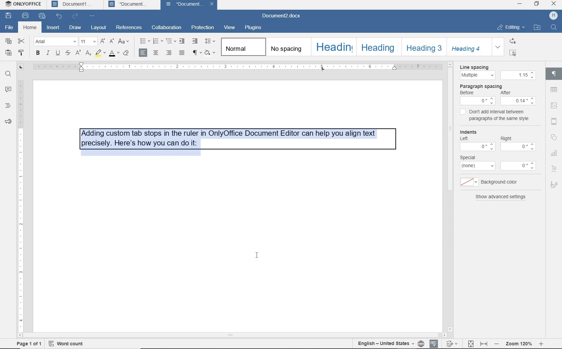 The width and height of the screenshot is (562, 349). Describe the element at coordinates (8, 16) in the screenshot. I see `save` at that location.